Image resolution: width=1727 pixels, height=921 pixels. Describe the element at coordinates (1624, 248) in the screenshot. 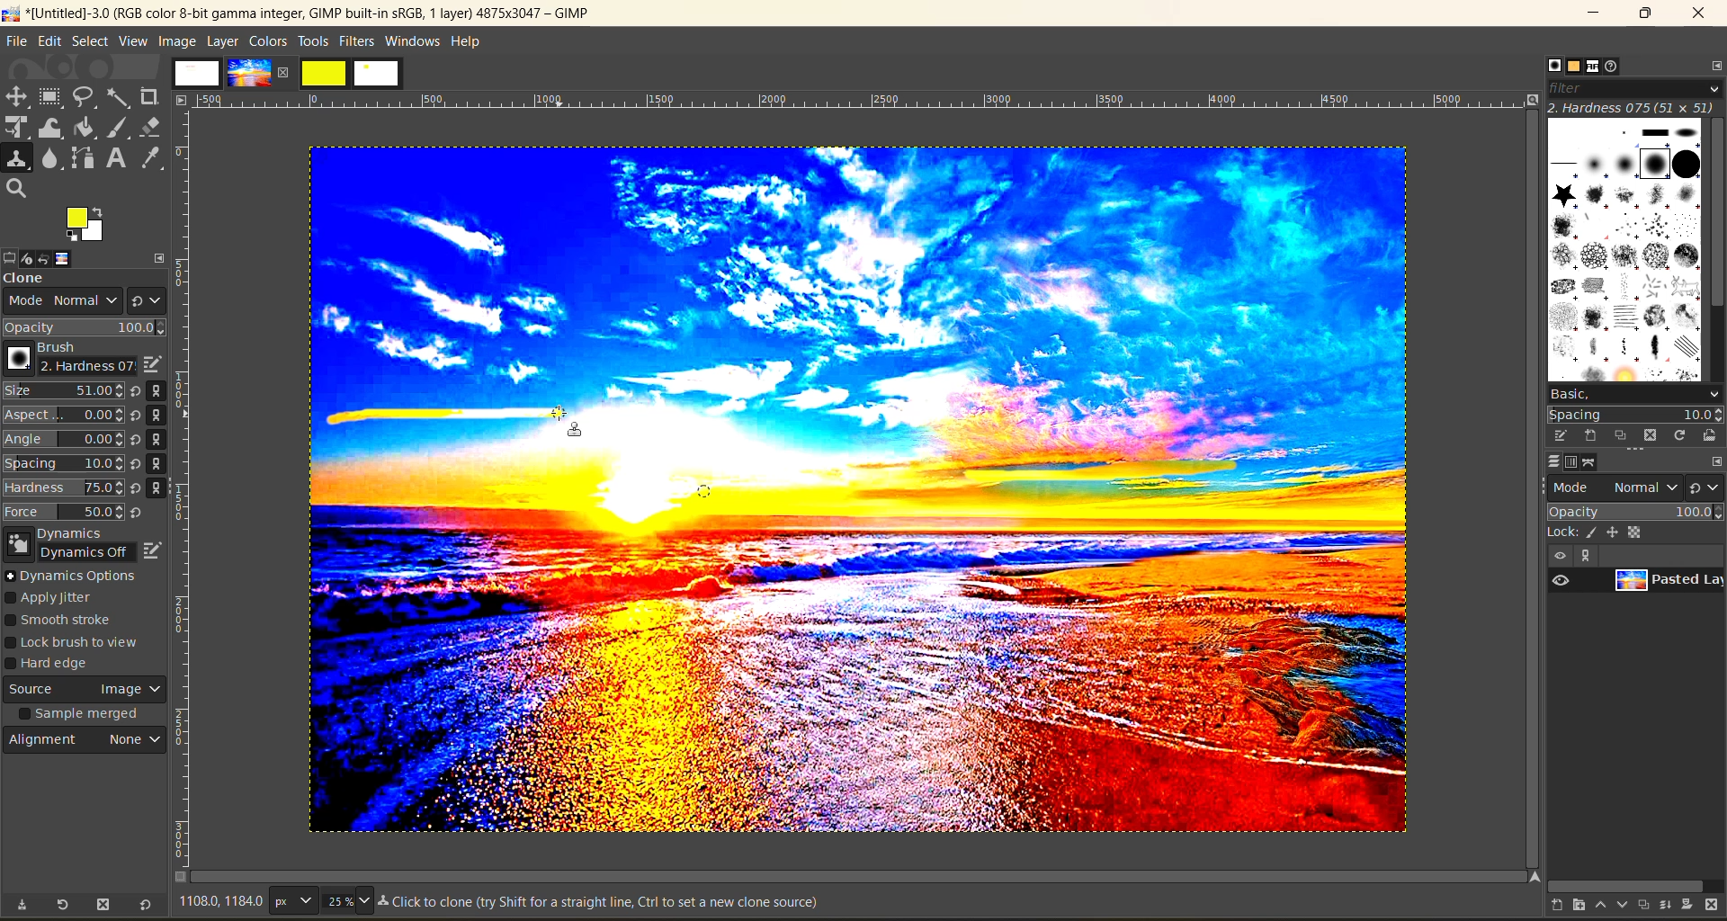

I see `brushes` at that location.